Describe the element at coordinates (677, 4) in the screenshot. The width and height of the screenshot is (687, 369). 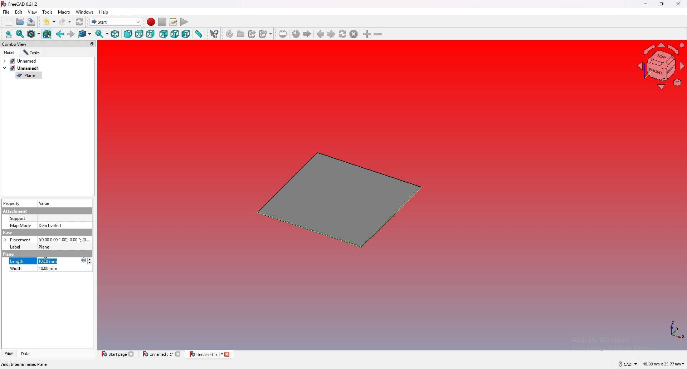
I see `close` at that location.